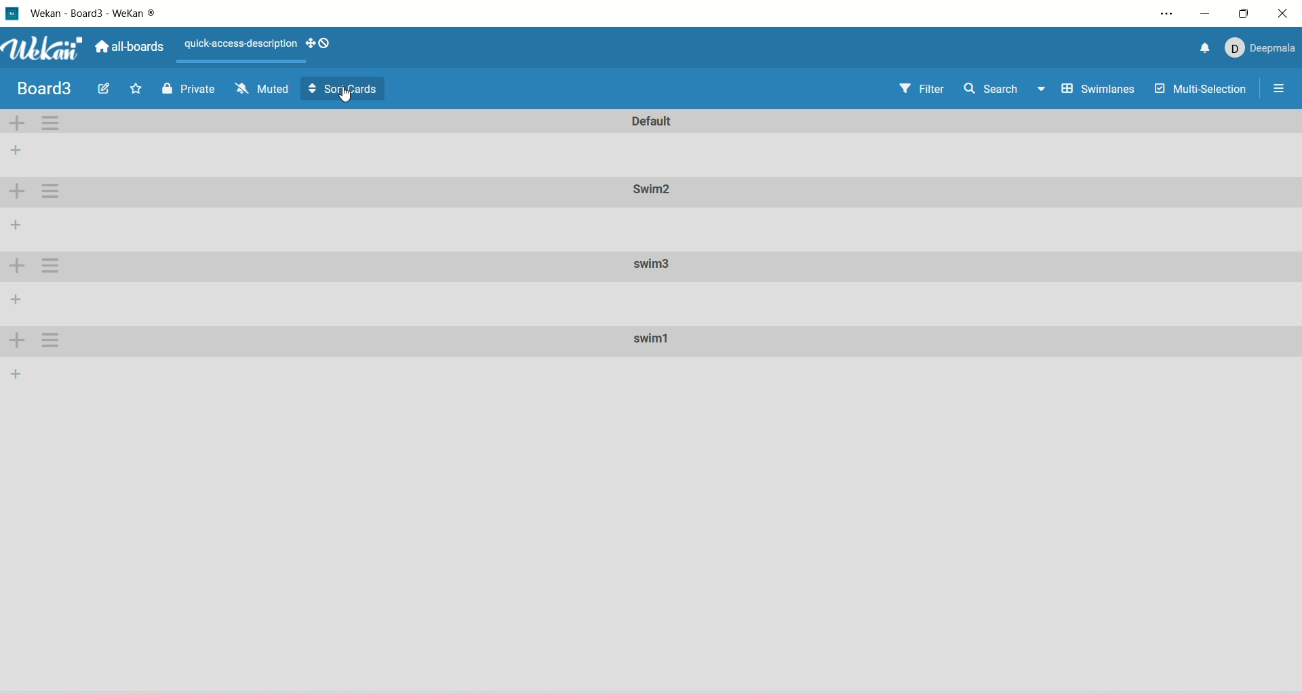 The image size is (1302, 693). I want to click on wekan, so click(43, 50).